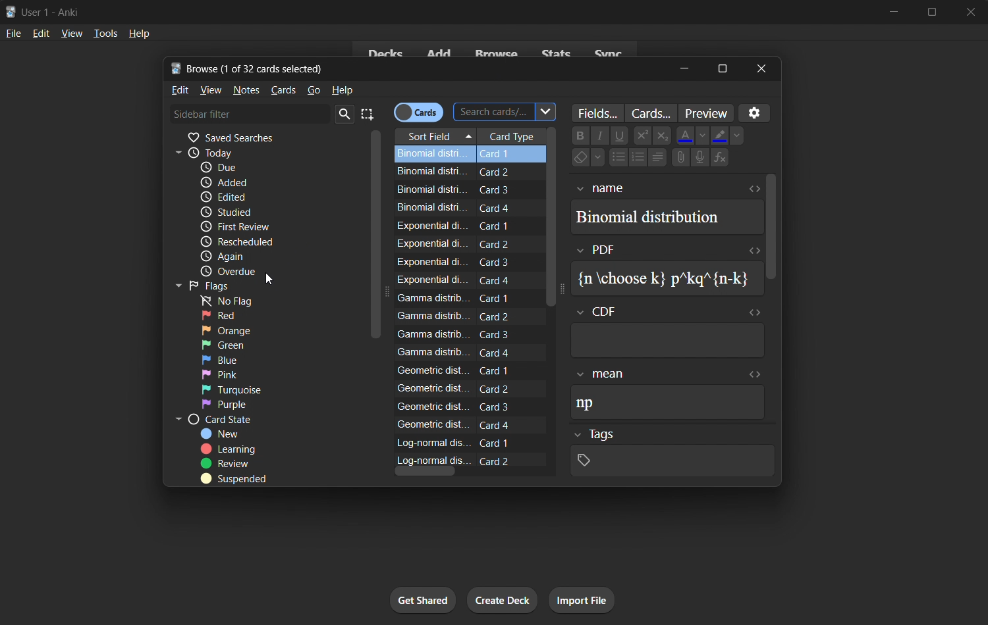 The image size is (988, 625). What do you see at coordinates (244, 404) in the screenshot?
I see `purple` at bounding box center [244, 404].